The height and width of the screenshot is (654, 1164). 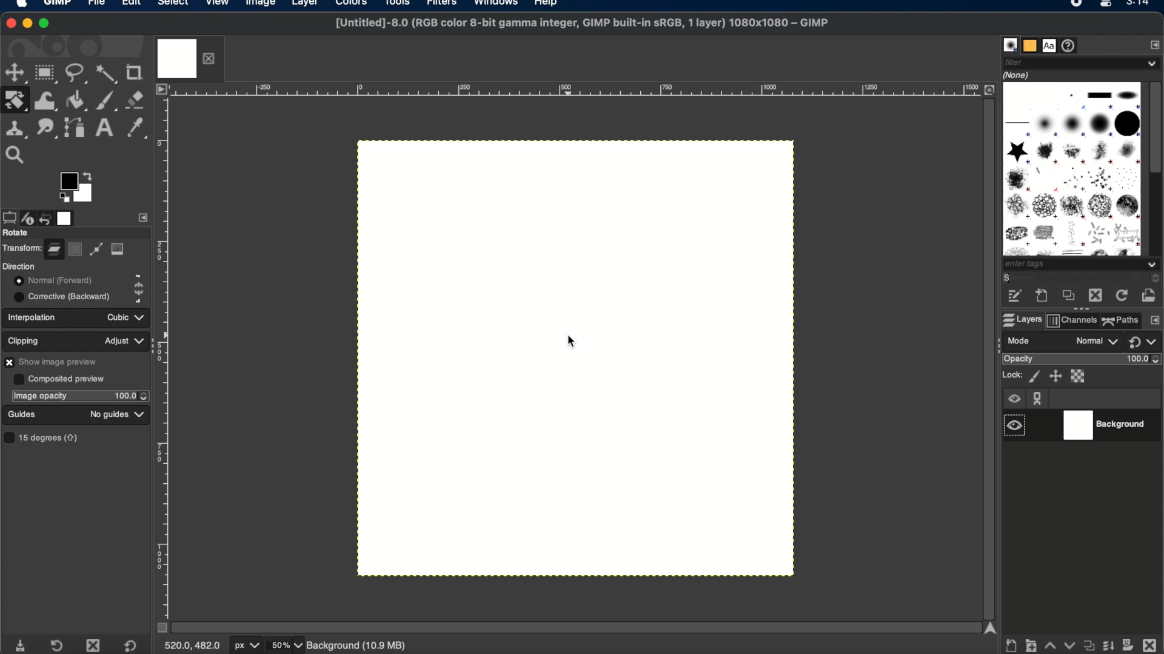 I want to click on rectangle select tool, so click(x=47, y=73).